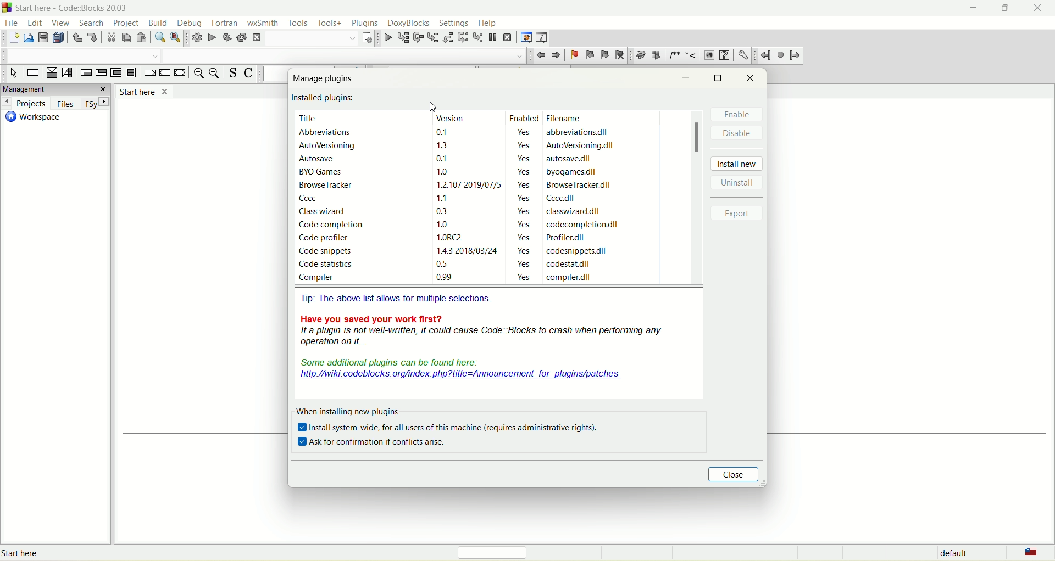 The image size is (1055, 561). What do you see at coordinates (454, 23) in the screenshot?
I see `settings` at bounding box center [454, 23].